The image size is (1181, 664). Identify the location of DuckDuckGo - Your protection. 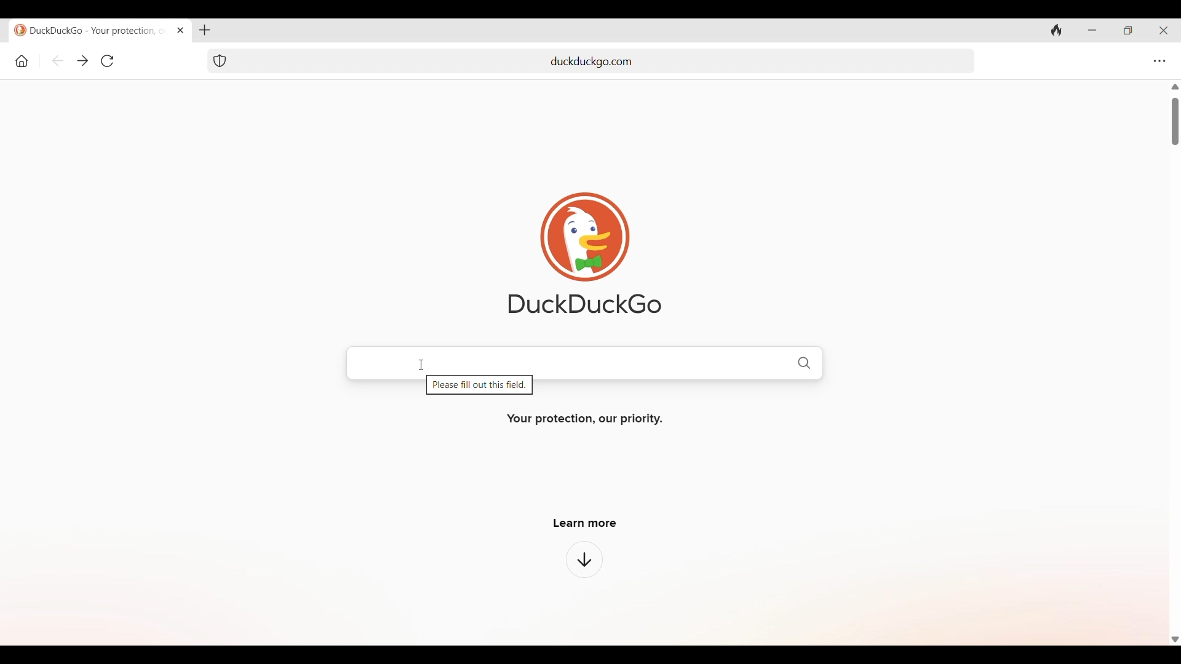
(91, 30).